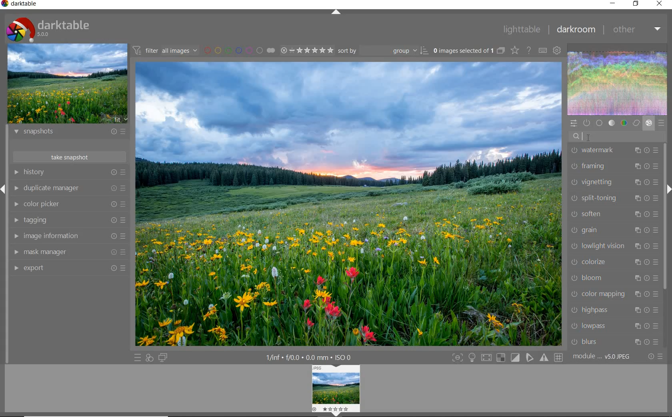 This screenshot has height=417, width=672. What do you see at coordinates (70, 189) in the screenshot?
I see `duplicate manager` at bounding box center [70, 189].